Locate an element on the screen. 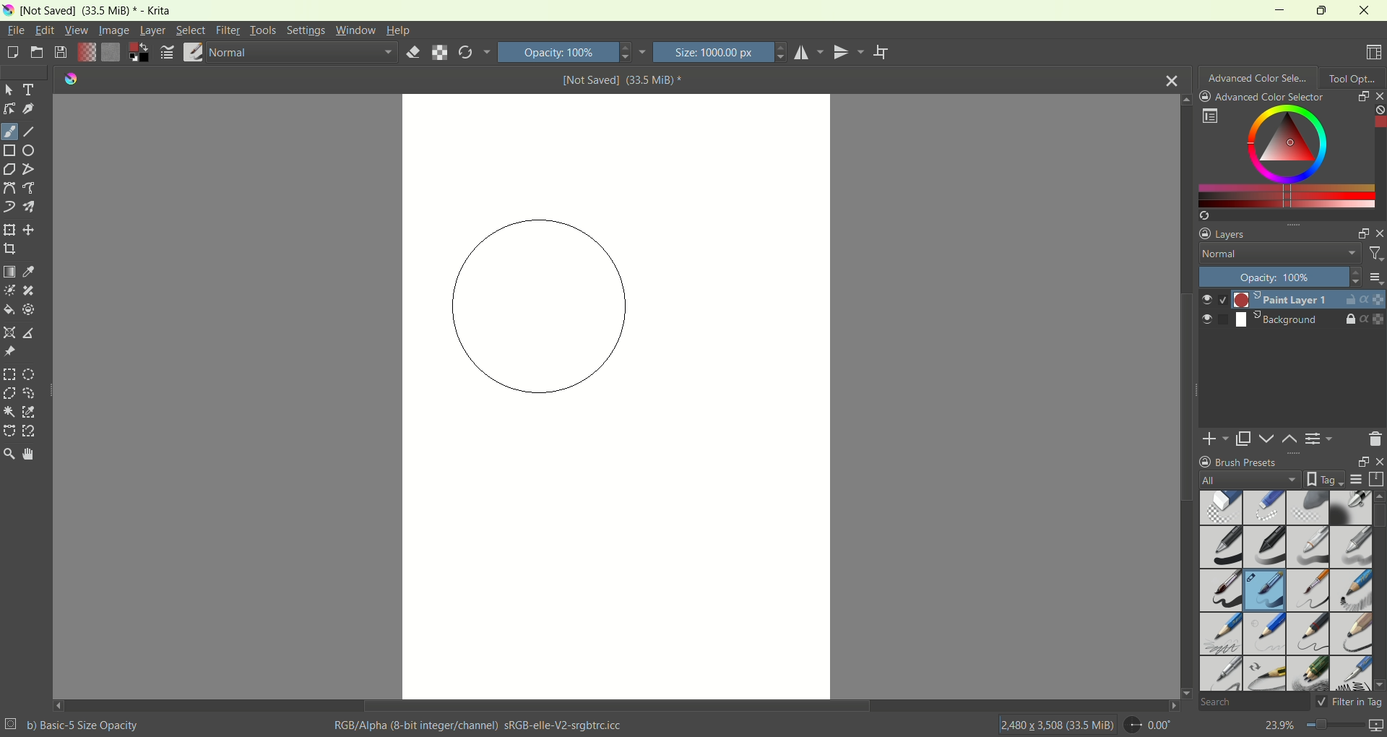 The width and height of the screenshot is (1387, 737). pencil 2 is located at coordinates (1308, 634).